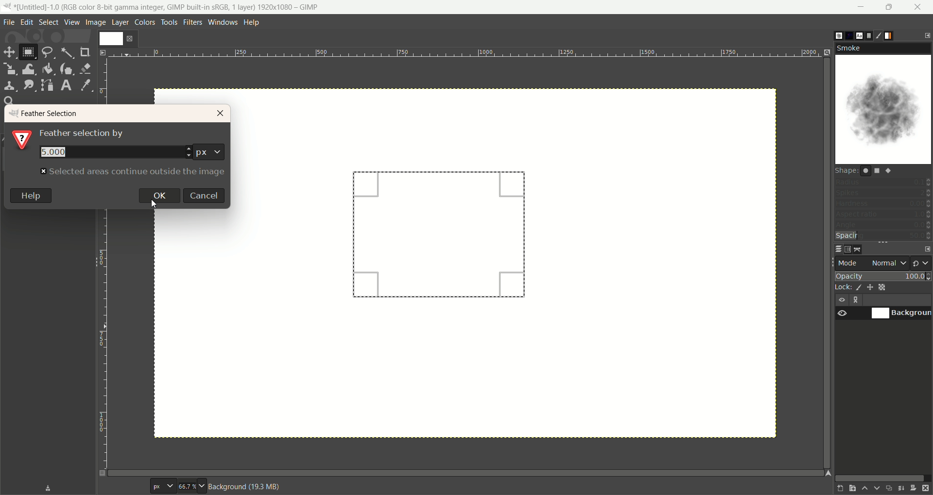  I want to click on wrap transform, so click(29, 68).